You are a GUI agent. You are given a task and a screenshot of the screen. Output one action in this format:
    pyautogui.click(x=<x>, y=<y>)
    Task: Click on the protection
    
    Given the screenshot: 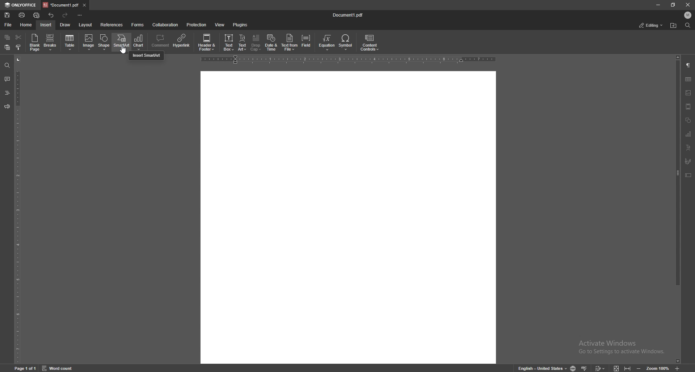 What is the action you would take?
    pyautogui.click(x=197, y=25)
    